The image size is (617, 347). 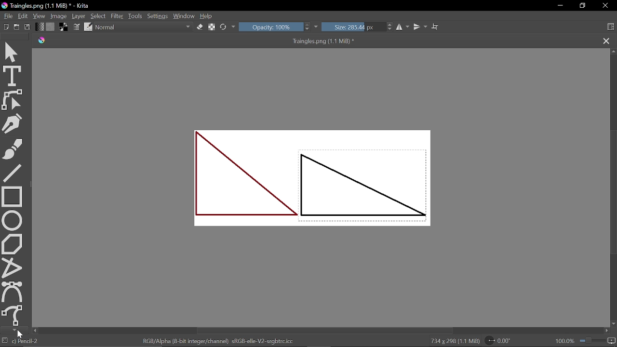 I want to click on Horizontal mirror, so click(x=403, y=27).